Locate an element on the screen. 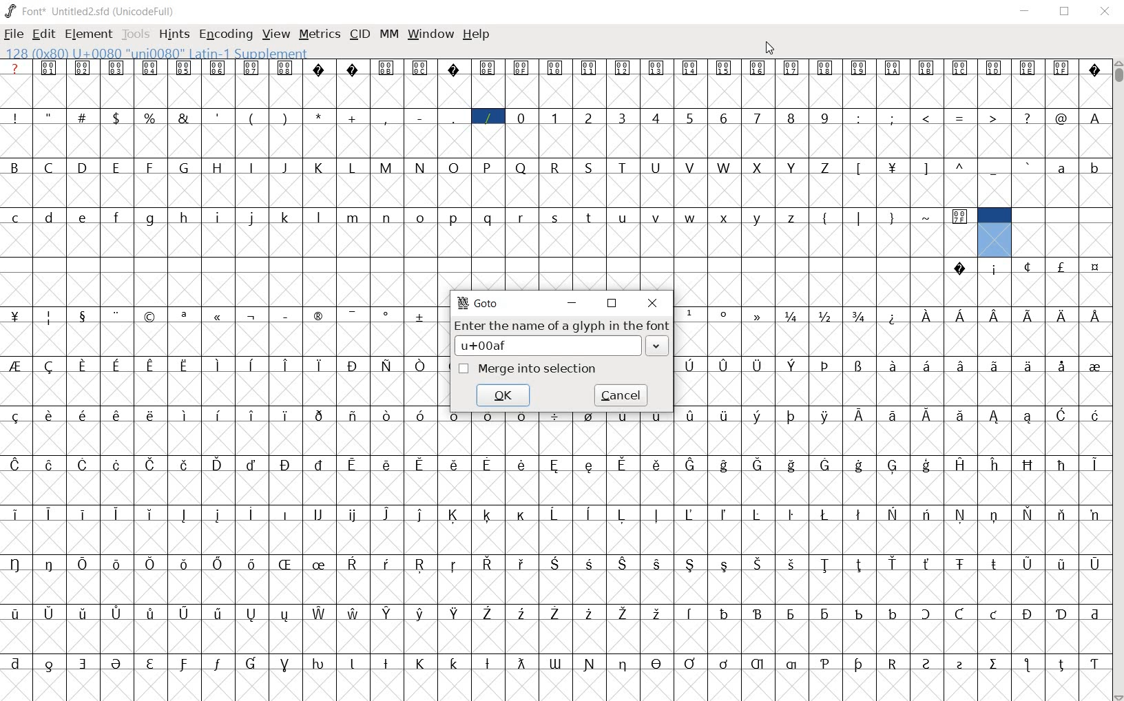 Image resolution: width=1124 pixels, height=701 pixels. Symbol is located at coordinates (1028, 665).